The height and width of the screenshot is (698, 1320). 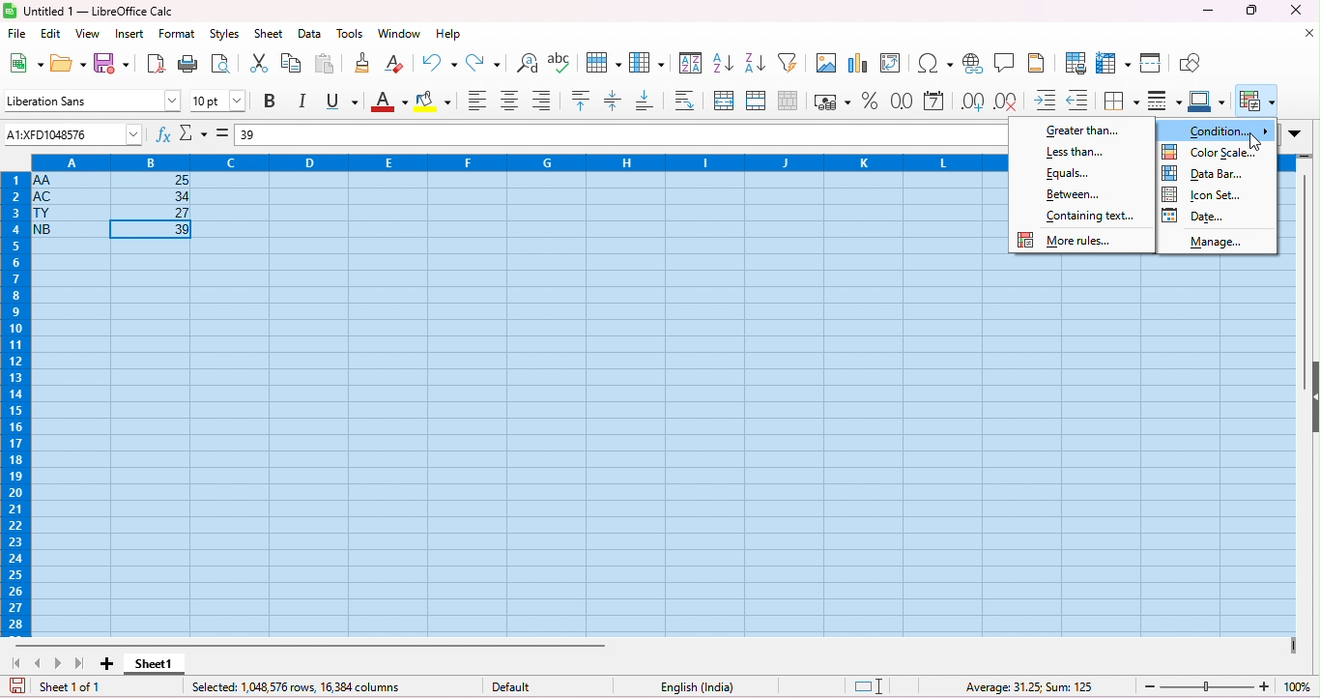 What do you see at coordinates (1297, 132) in the screenshot?
I see `drop down` at bounding box center [1297, 132].